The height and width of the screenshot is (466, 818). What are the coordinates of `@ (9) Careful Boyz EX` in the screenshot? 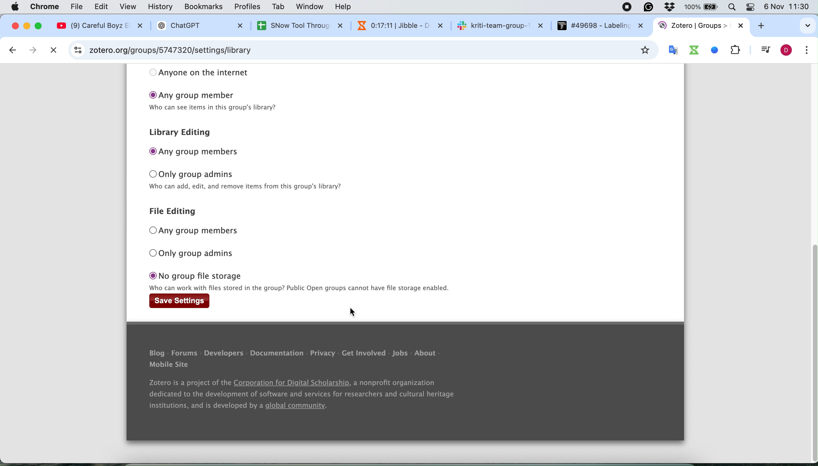 It's located at (103, 26).